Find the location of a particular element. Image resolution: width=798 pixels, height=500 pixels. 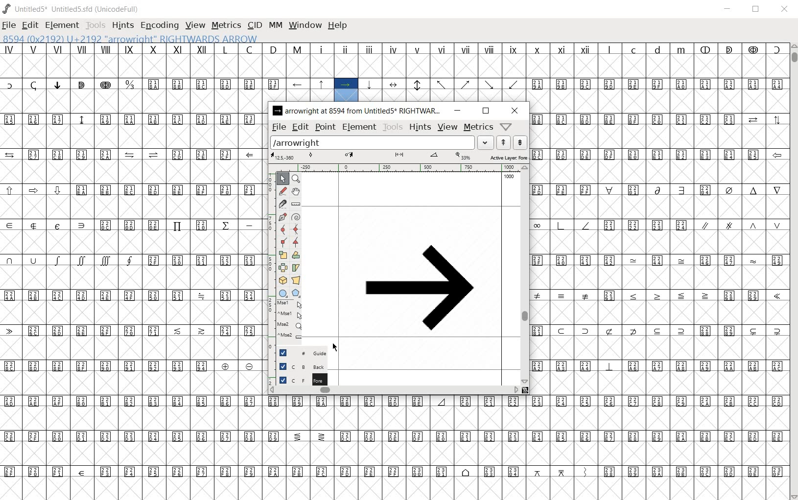

tools is located at coordinates (393, 127).